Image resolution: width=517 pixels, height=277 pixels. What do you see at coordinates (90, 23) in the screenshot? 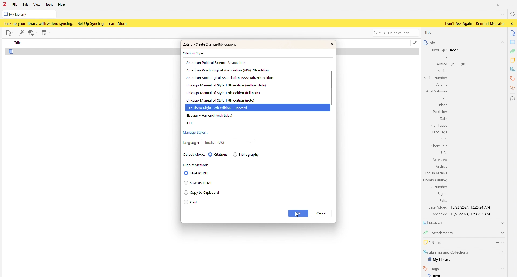
I see `Set Up Syncing` at bounding box center [90, 23].